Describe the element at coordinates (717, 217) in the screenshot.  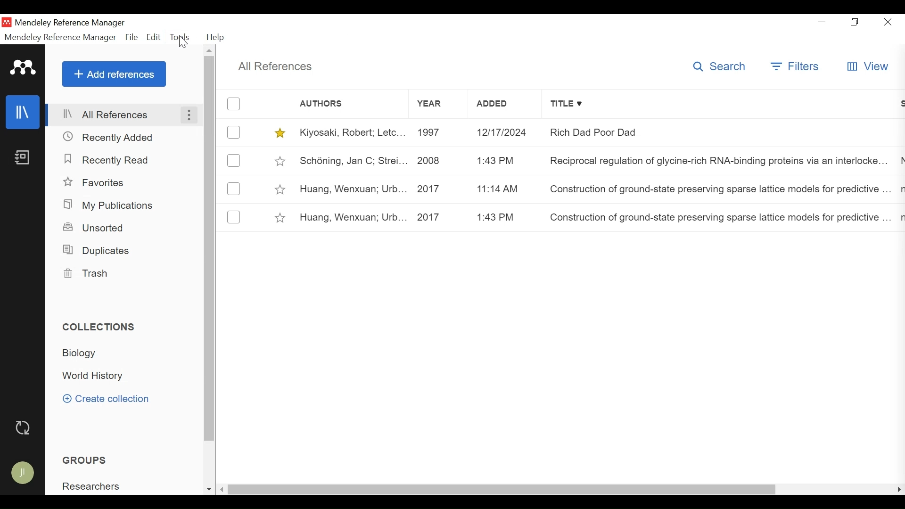
I see `Construction of ground-state preserving sparse lattice models for predictive machine simulations` at that location.